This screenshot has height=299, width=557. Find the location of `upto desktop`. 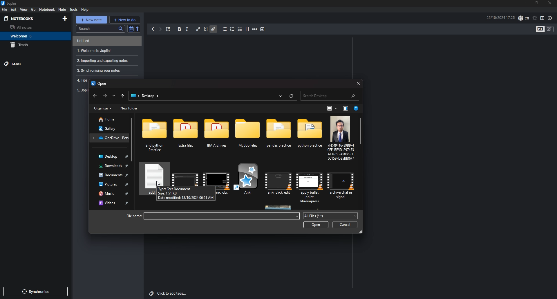

upto desktop is located at coordinates (123, 96).